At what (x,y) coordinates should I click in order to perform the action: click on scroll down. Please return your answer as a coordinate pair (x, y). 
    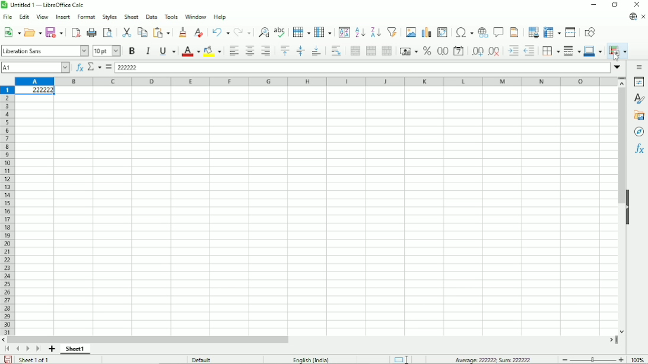
    Looking at the image, I should click on (622, 331).